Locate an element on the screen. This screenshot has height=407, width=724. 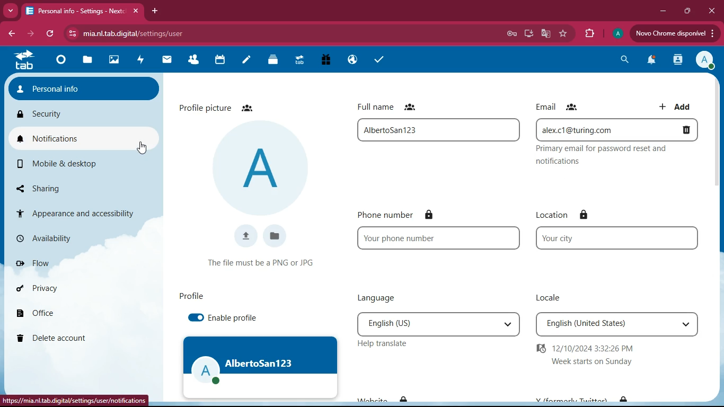
email is located at coordinates (561, 107).